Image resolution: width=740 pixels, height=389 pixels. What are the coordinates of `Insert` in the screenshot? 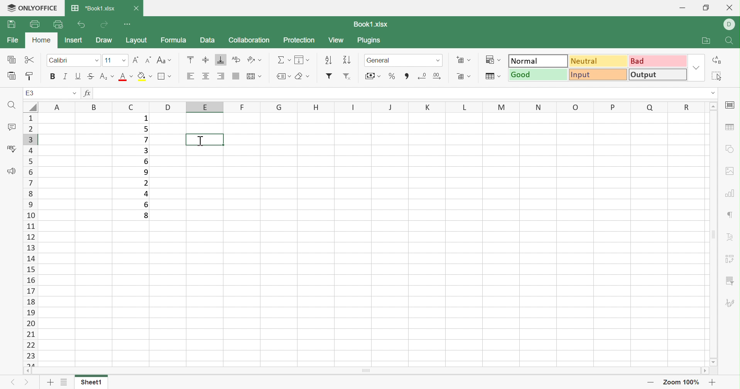 It's located at (73, 40).